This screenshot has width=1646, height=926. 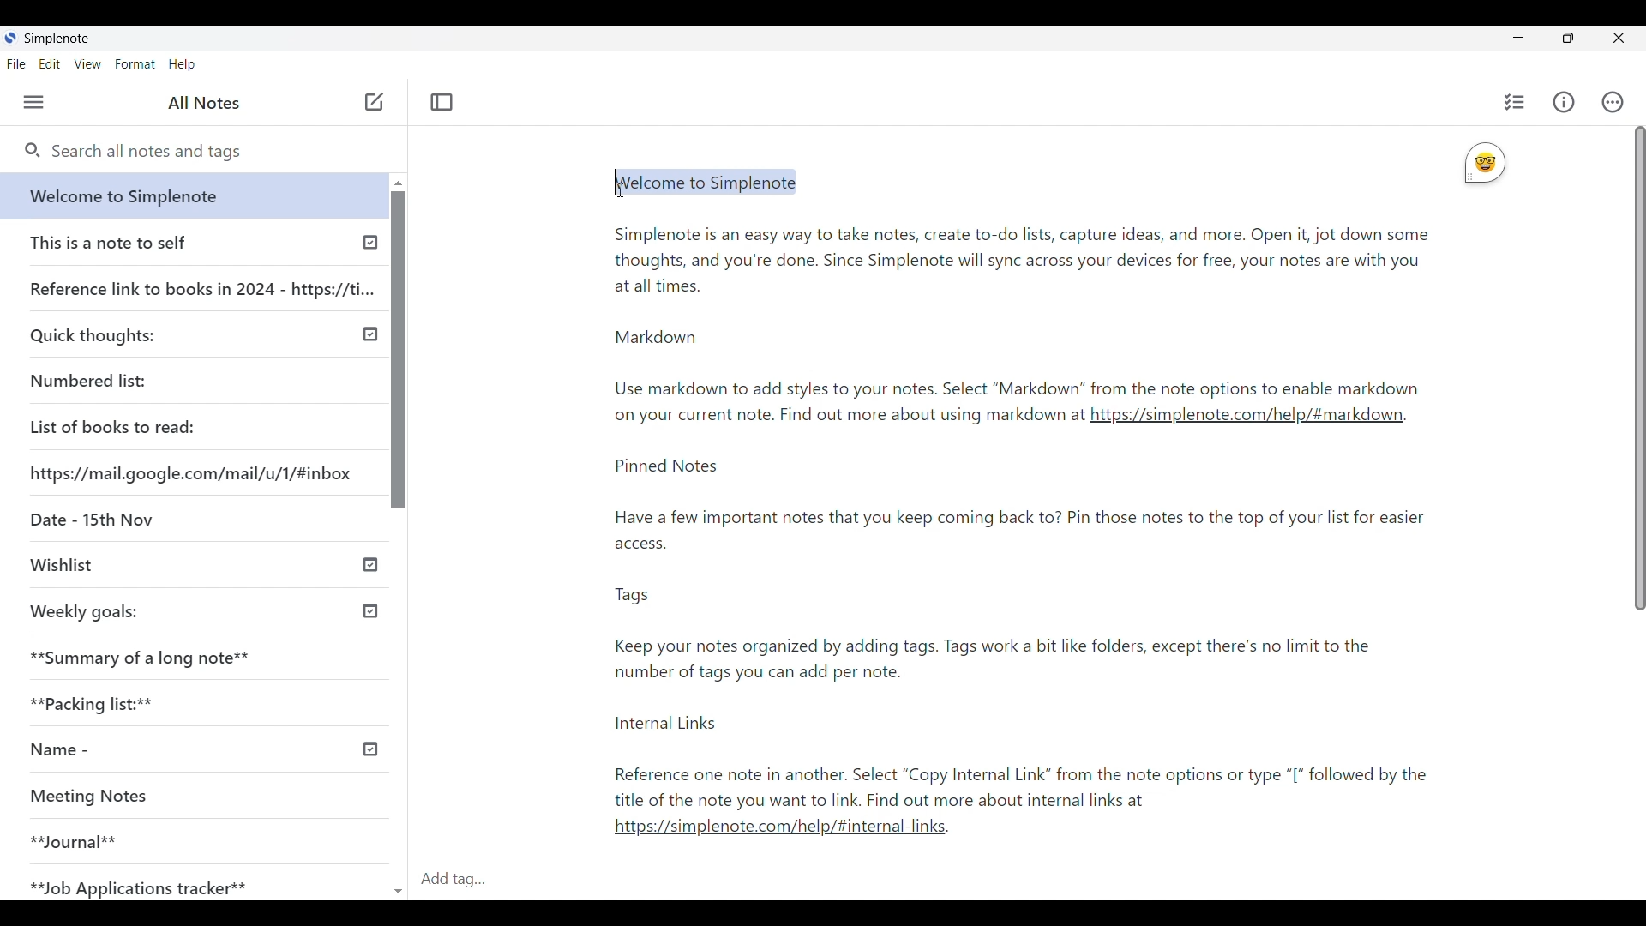 I want to click on Vertical slide bar, so click(x=1639, y=370).